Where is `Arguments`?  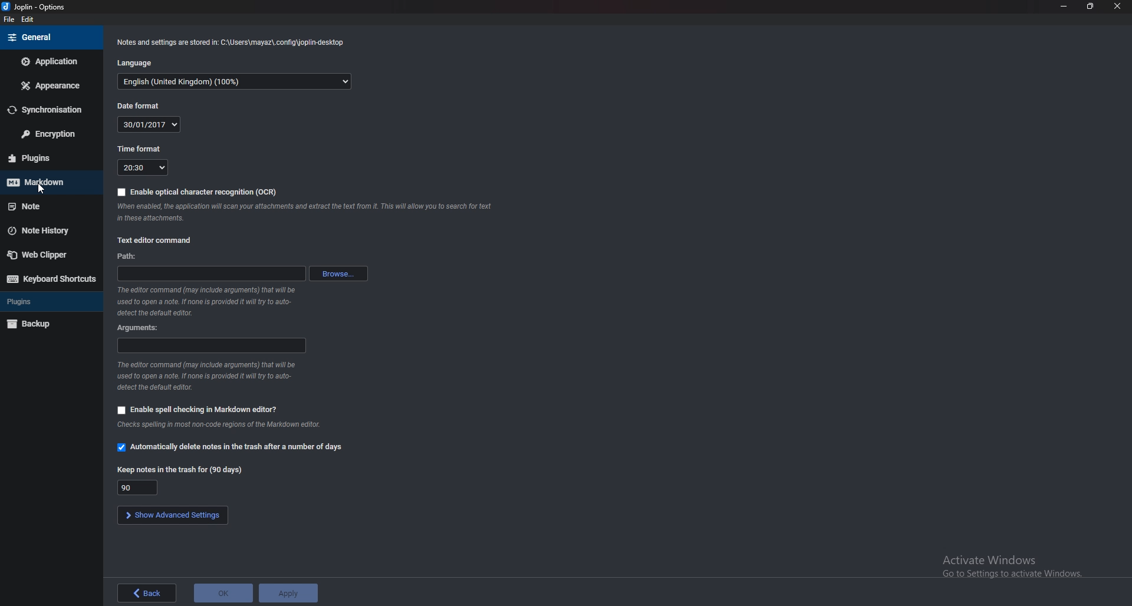
Arguments is located at coordinates (213, 344).